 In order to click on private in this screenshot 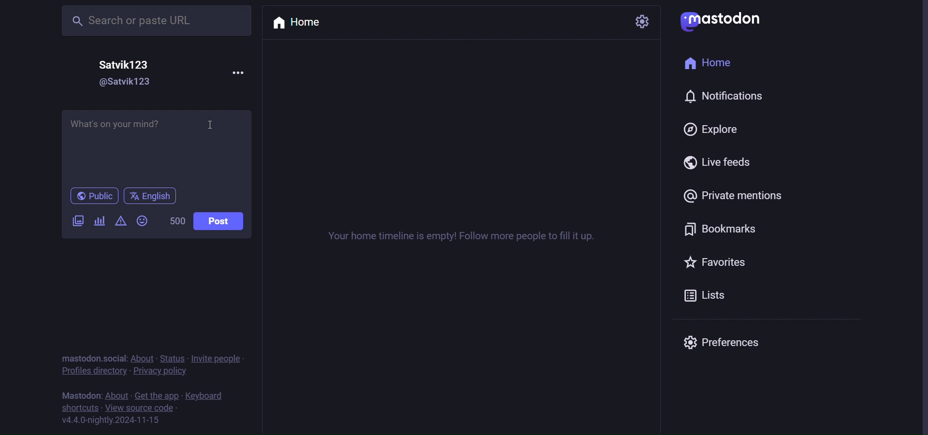, I will do `click(738, 197)`.